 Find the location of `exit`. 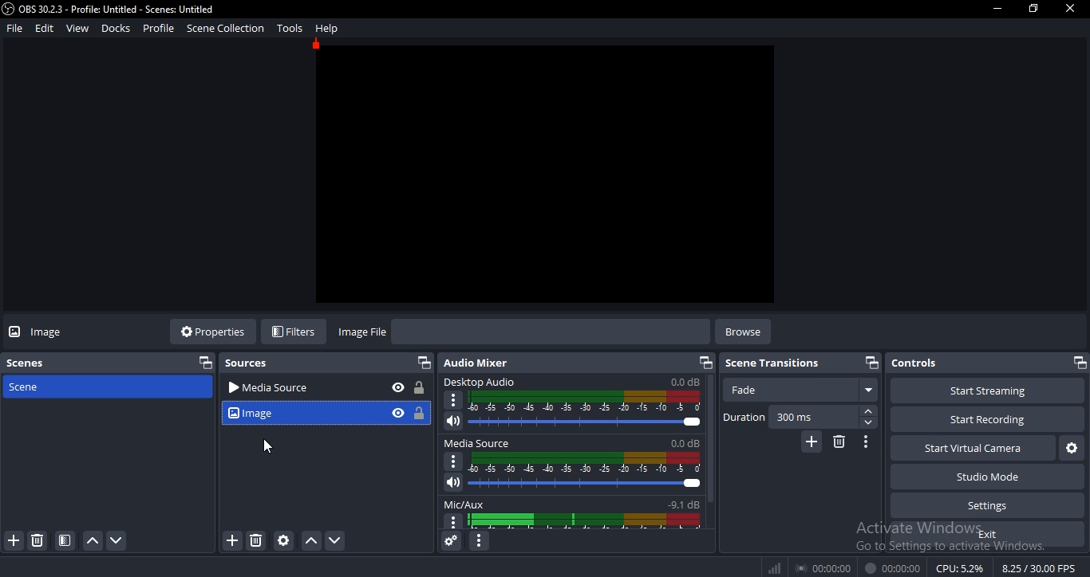

exit is located at coordinates (989, 536).